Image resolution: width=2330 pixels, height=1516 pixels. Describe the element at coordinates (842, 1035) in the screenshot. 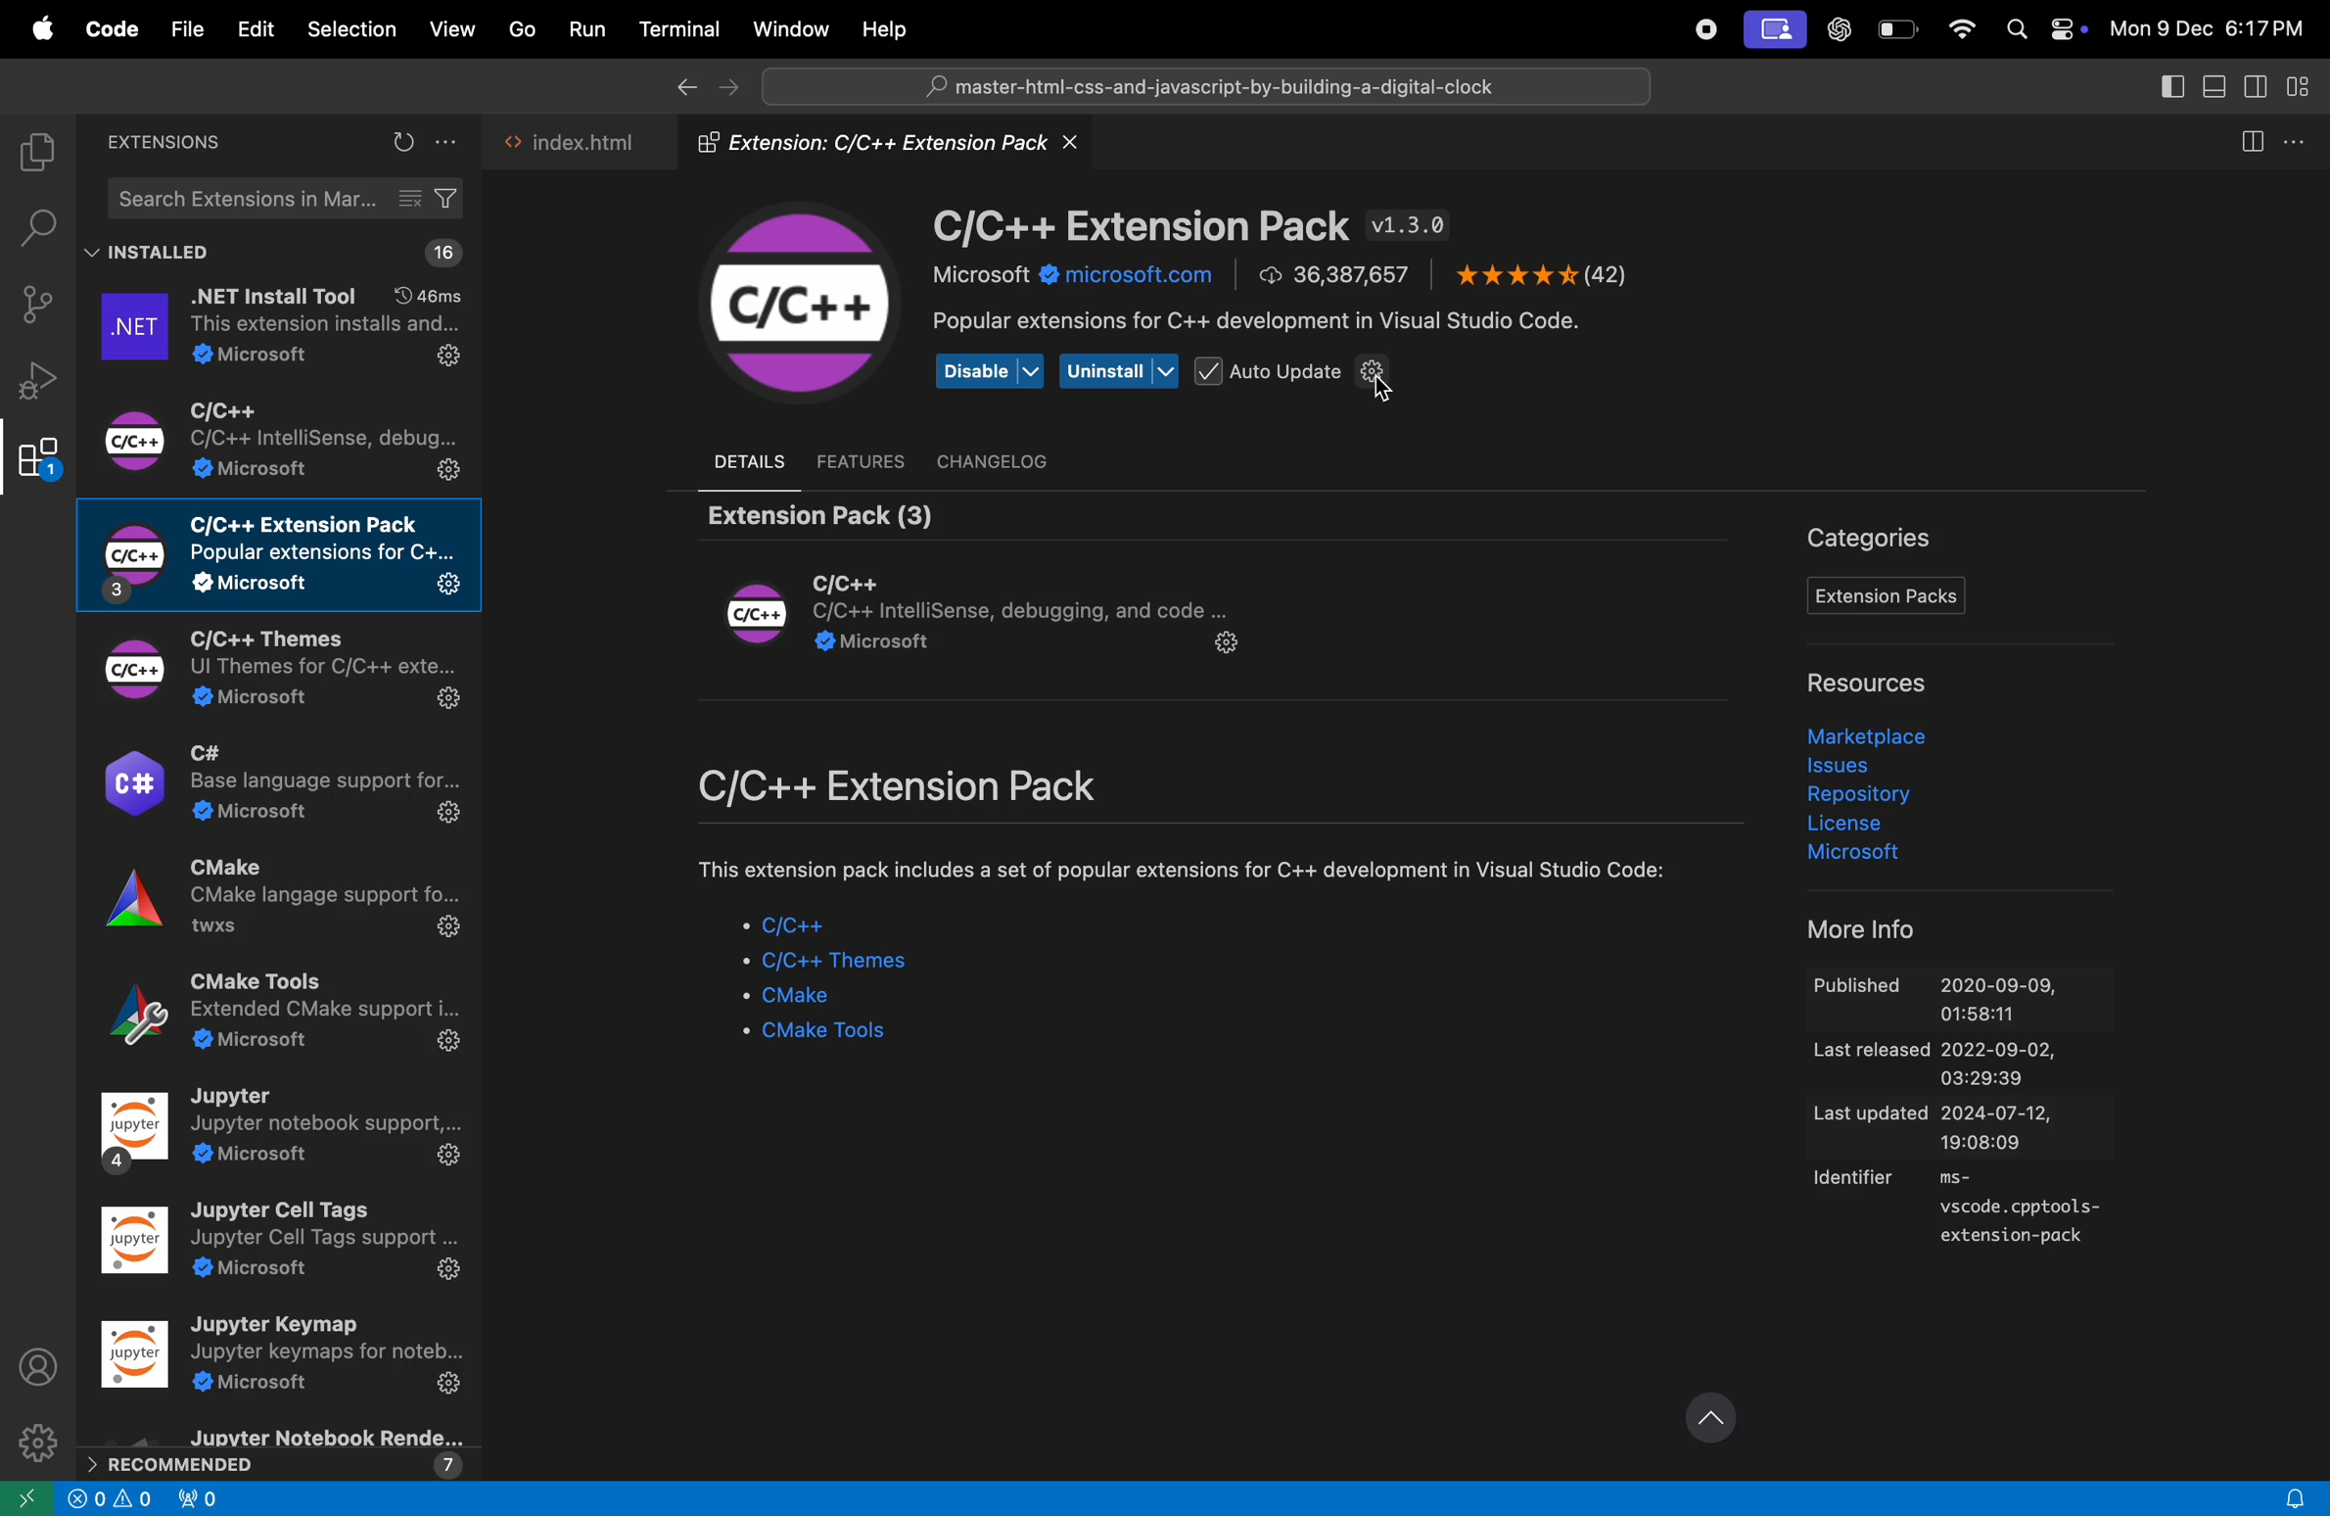

I see `Cmake tools` at that location.